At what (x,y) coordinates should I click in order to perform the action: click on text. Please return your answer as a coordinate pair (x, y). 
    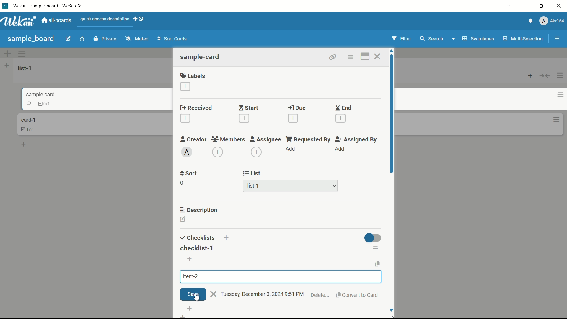
    Looking at the image, I should click on (263, 294).